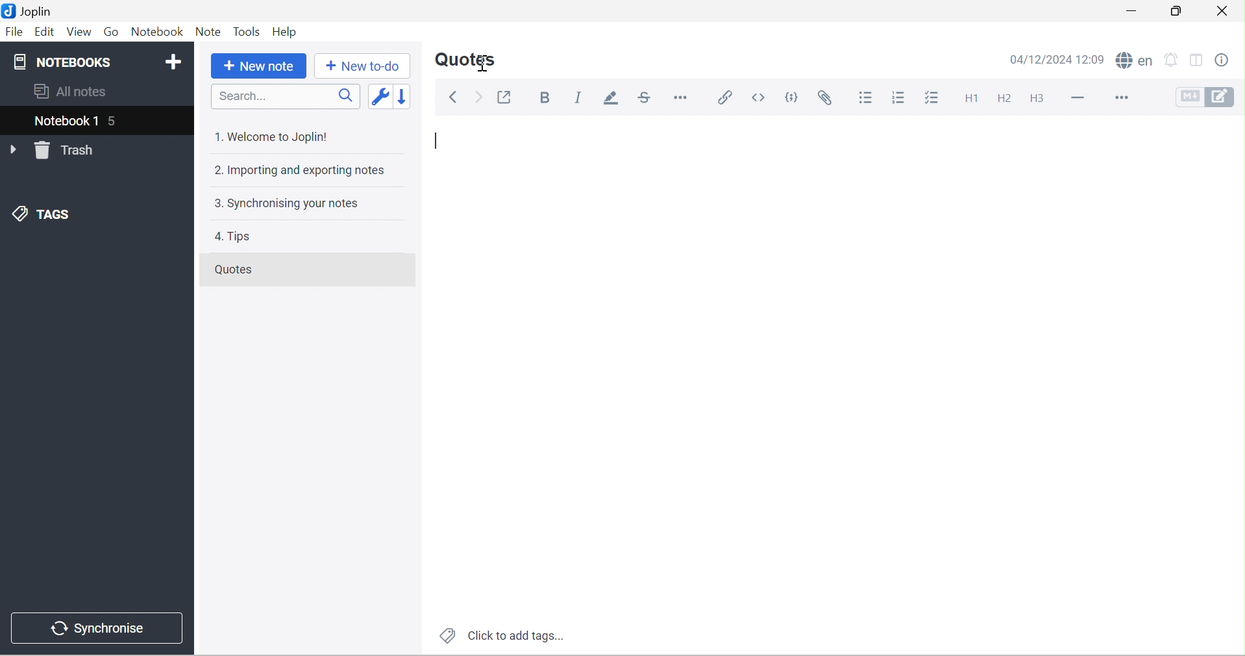 This screenshot has width=1245, height=656. Describe the element at coordinates (1007, 98) in the screenshot. I see `Heading 2` at that location.